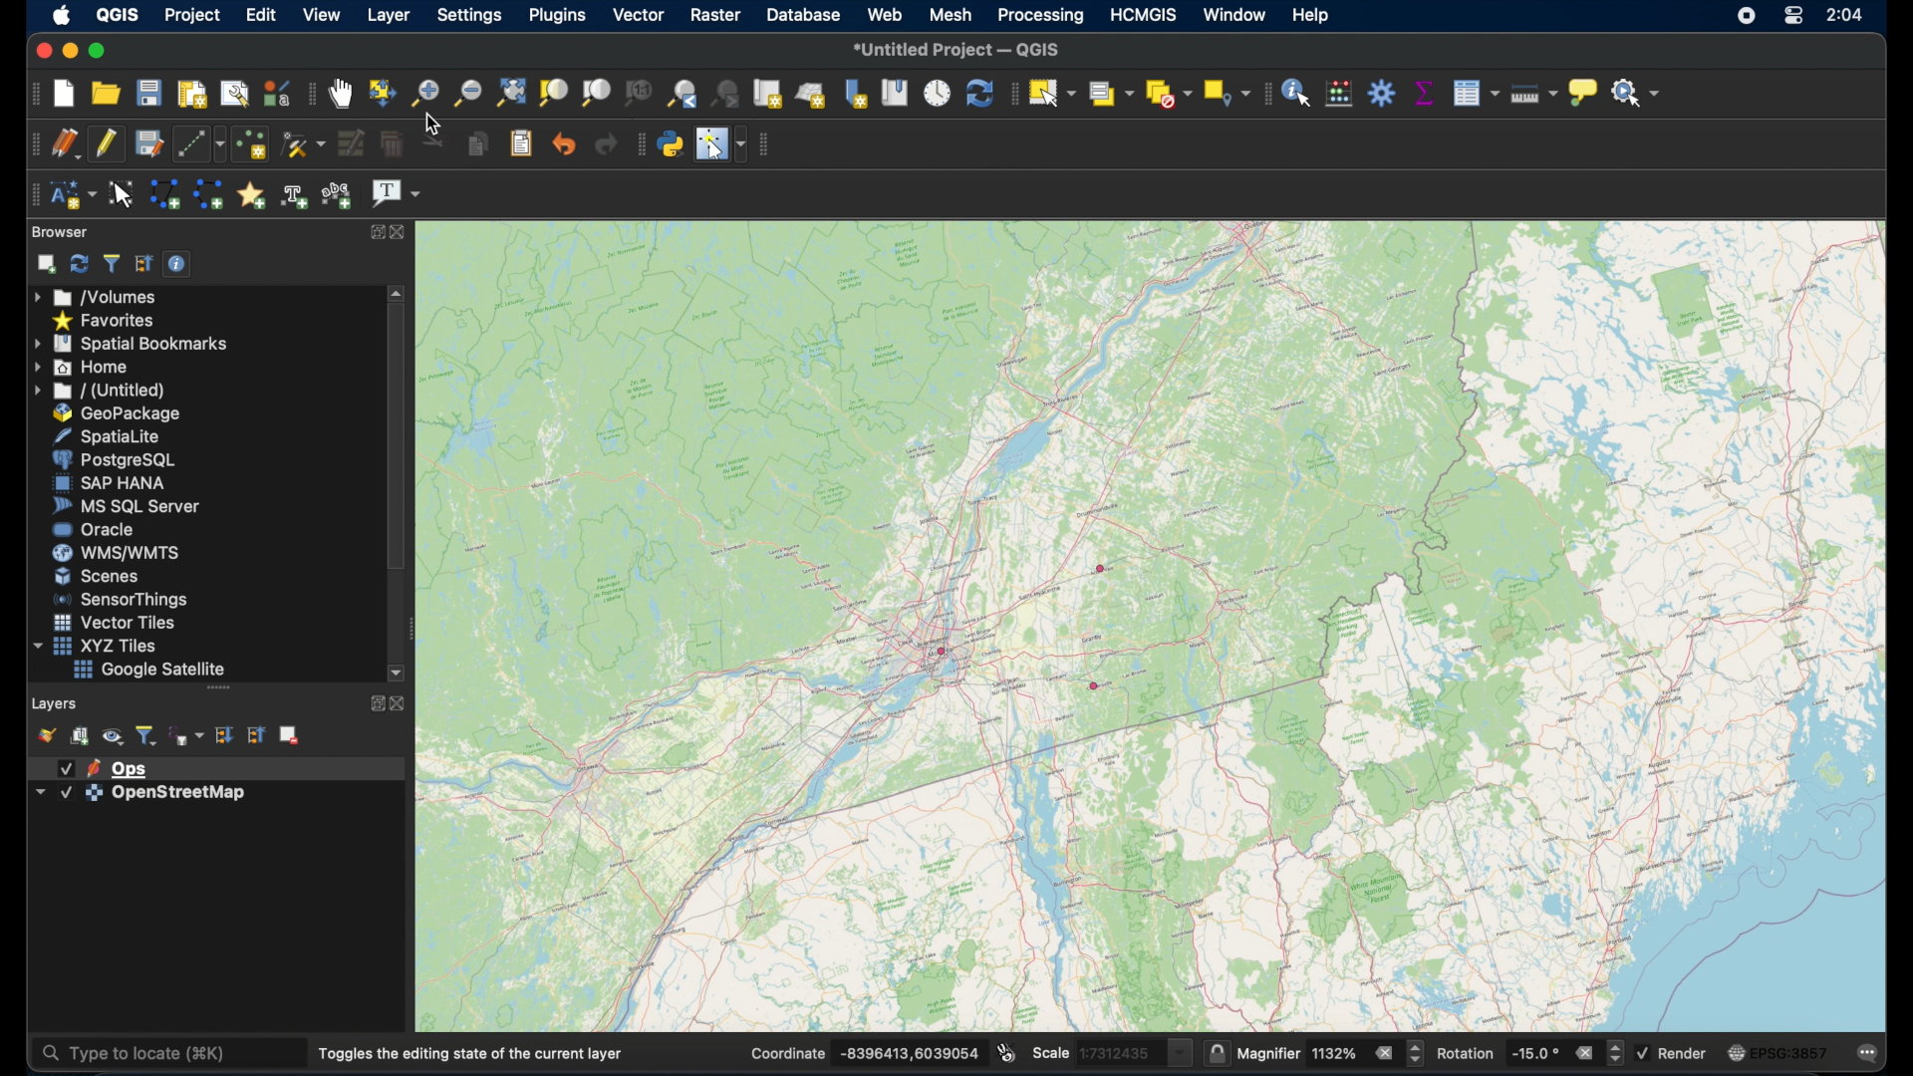 The width and height of the screenshot is (1913, 1076). What do you see at coordinates (82, 262) in the screenshot?
I see `refresh` at bounding box center [82, 262].